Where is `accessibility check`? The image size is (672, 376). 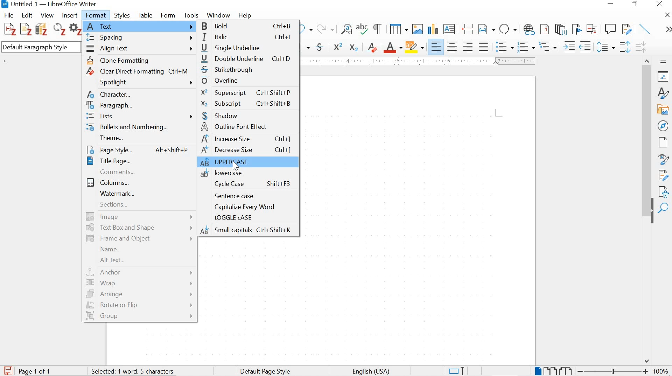 accessibility check is located at coordinates (661, 192).